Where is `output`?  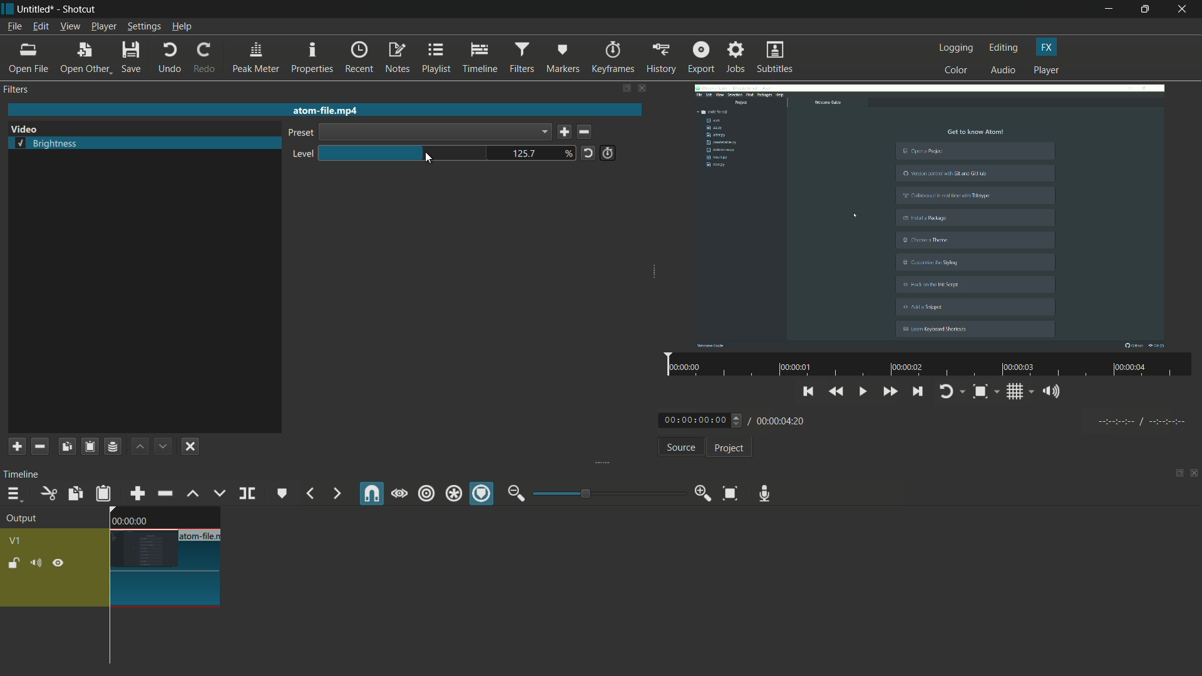
output is located at coordinates (26, 520).